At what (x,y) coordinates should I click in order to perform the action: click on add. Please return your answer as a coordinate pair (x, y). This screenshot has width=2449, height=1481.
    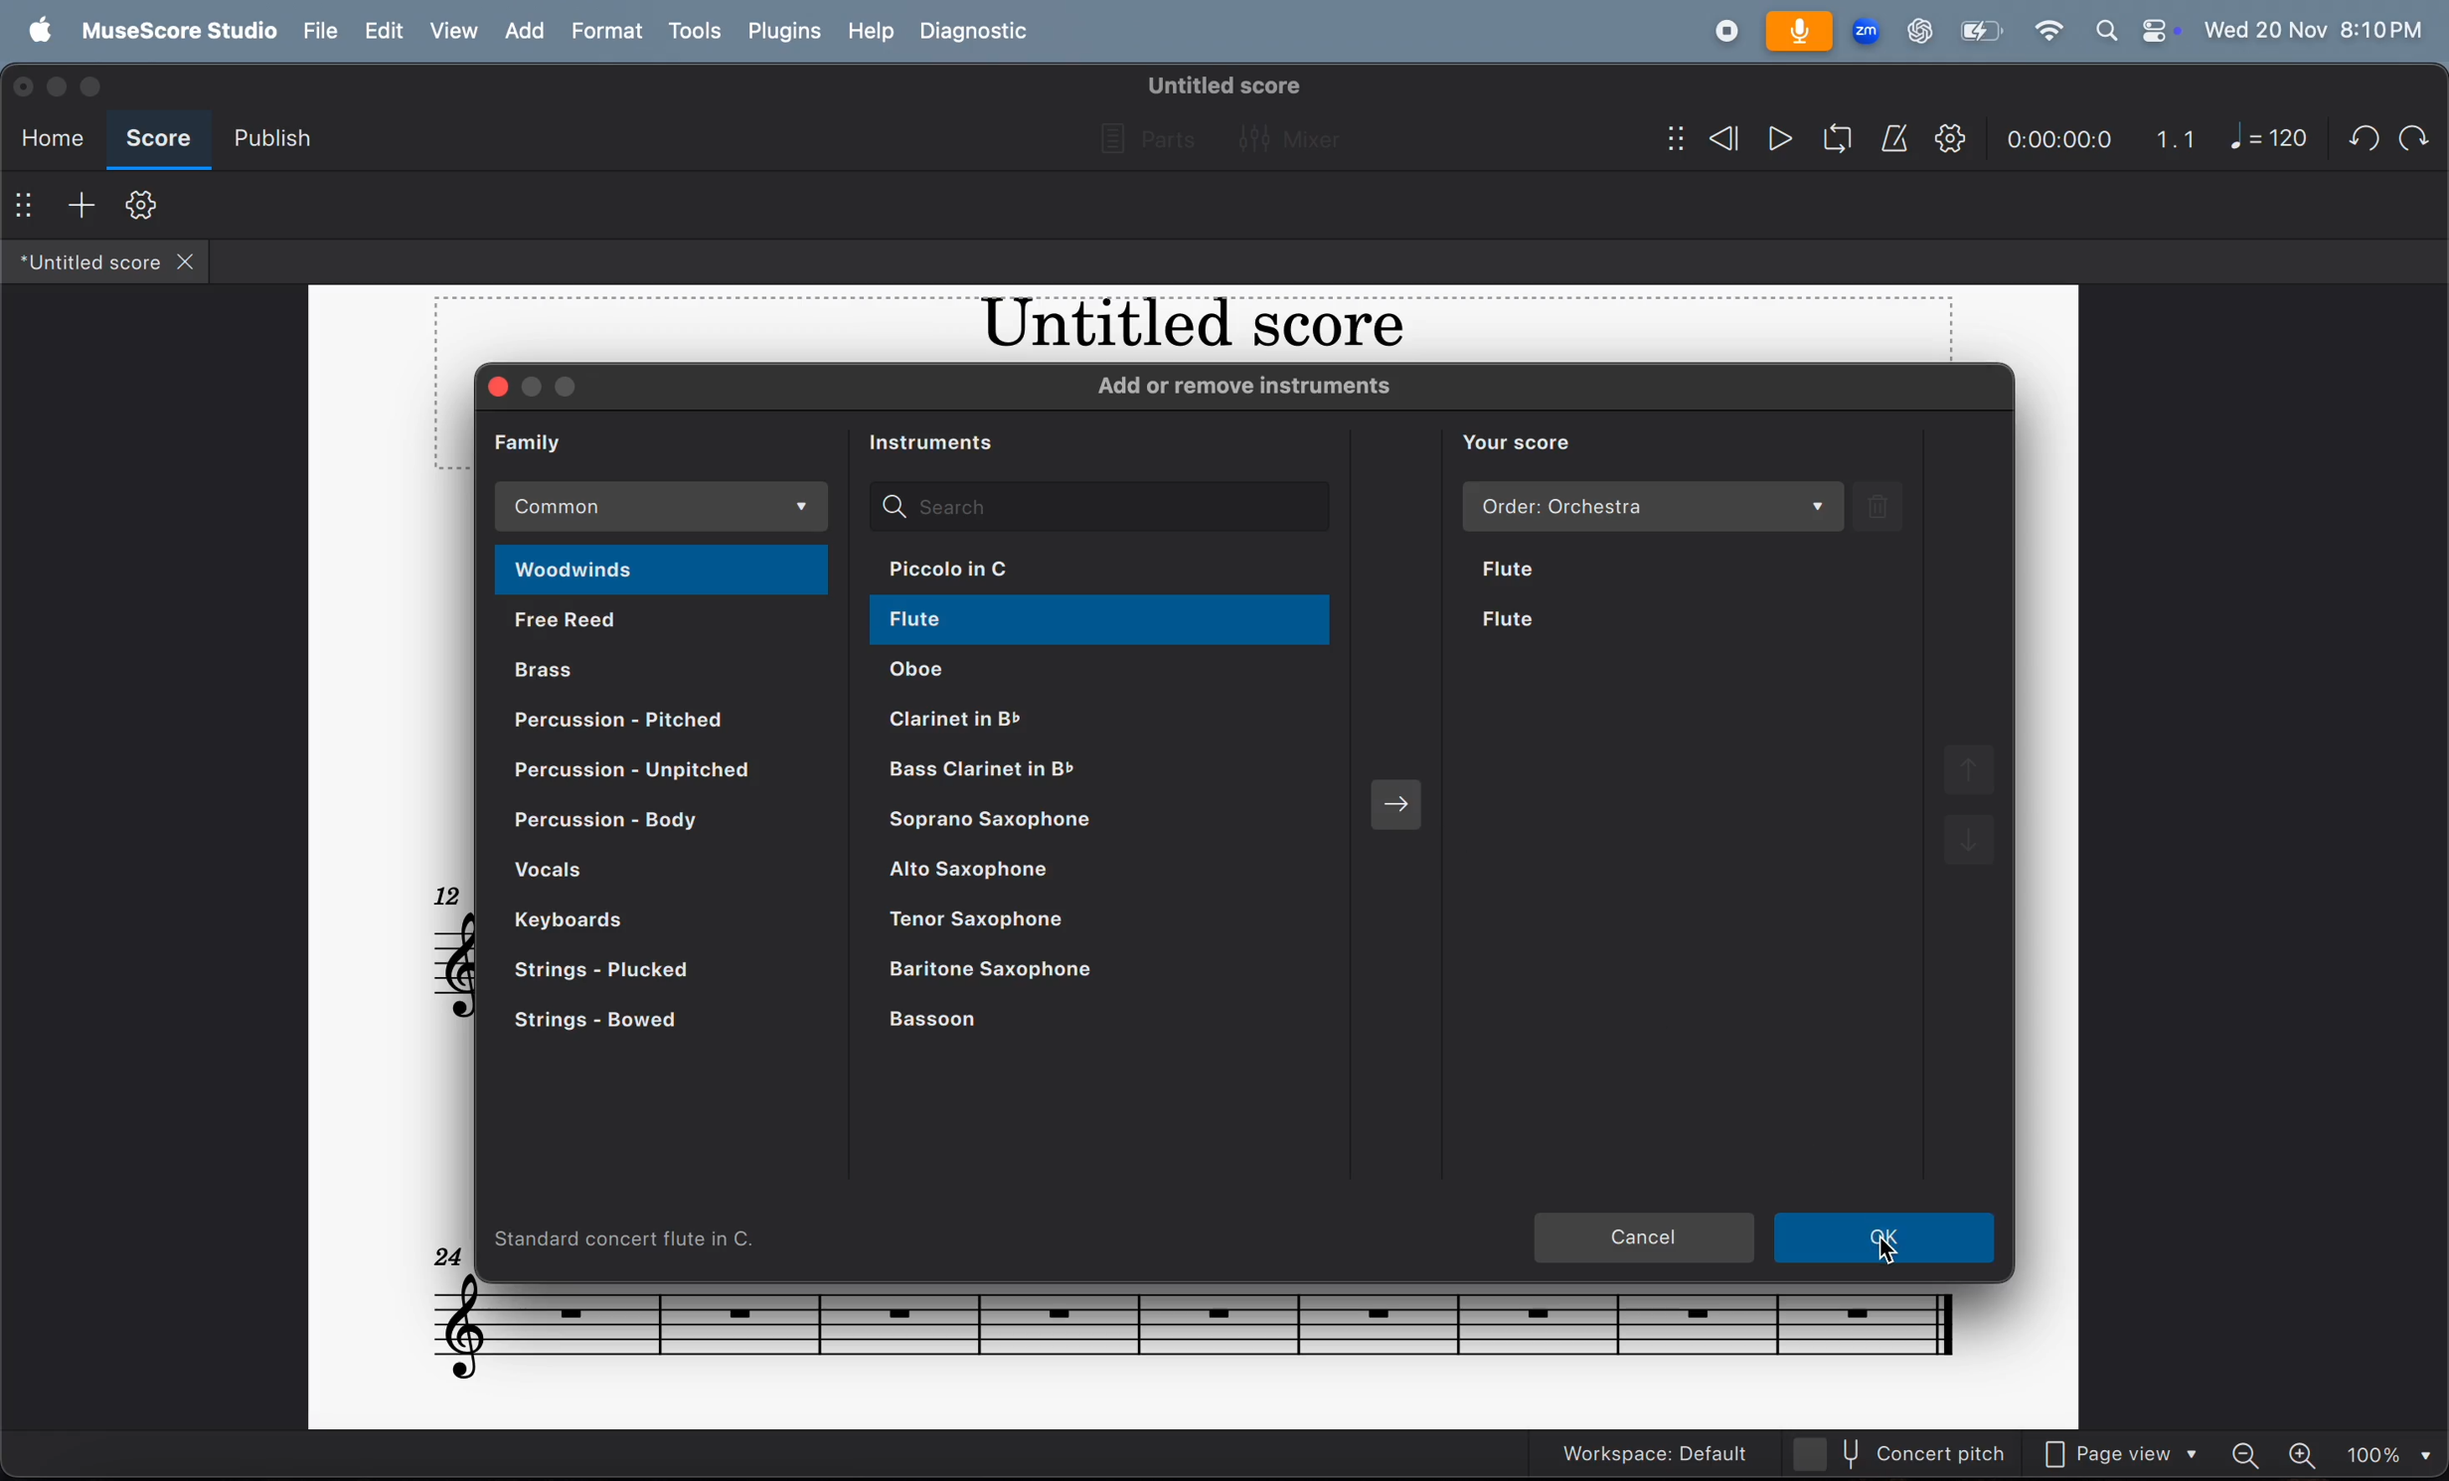
    Looking at the image, I should click on (83, 204).